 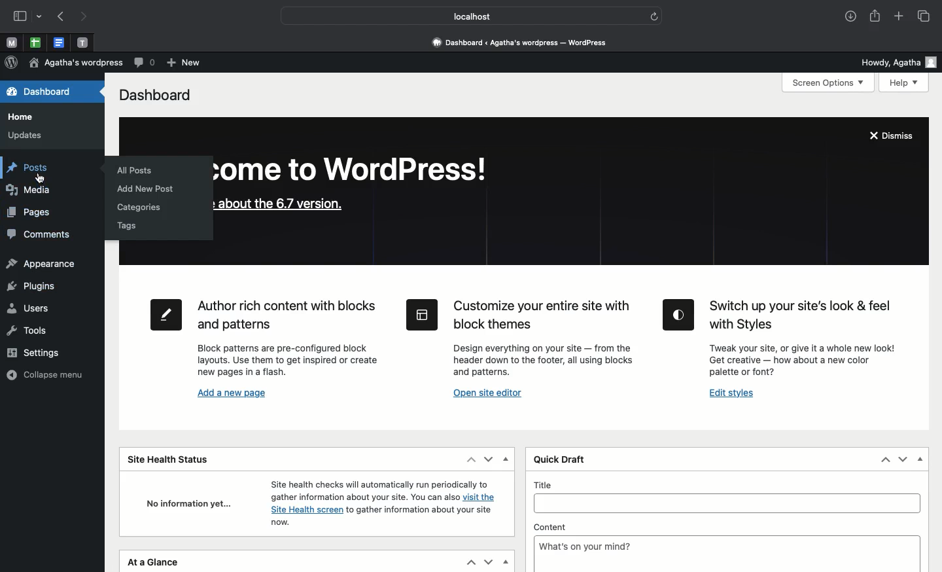 What do you see at coordinates (894, 137) in the screenshot?
I see `Dismiss` at bounding box center [894, 137].